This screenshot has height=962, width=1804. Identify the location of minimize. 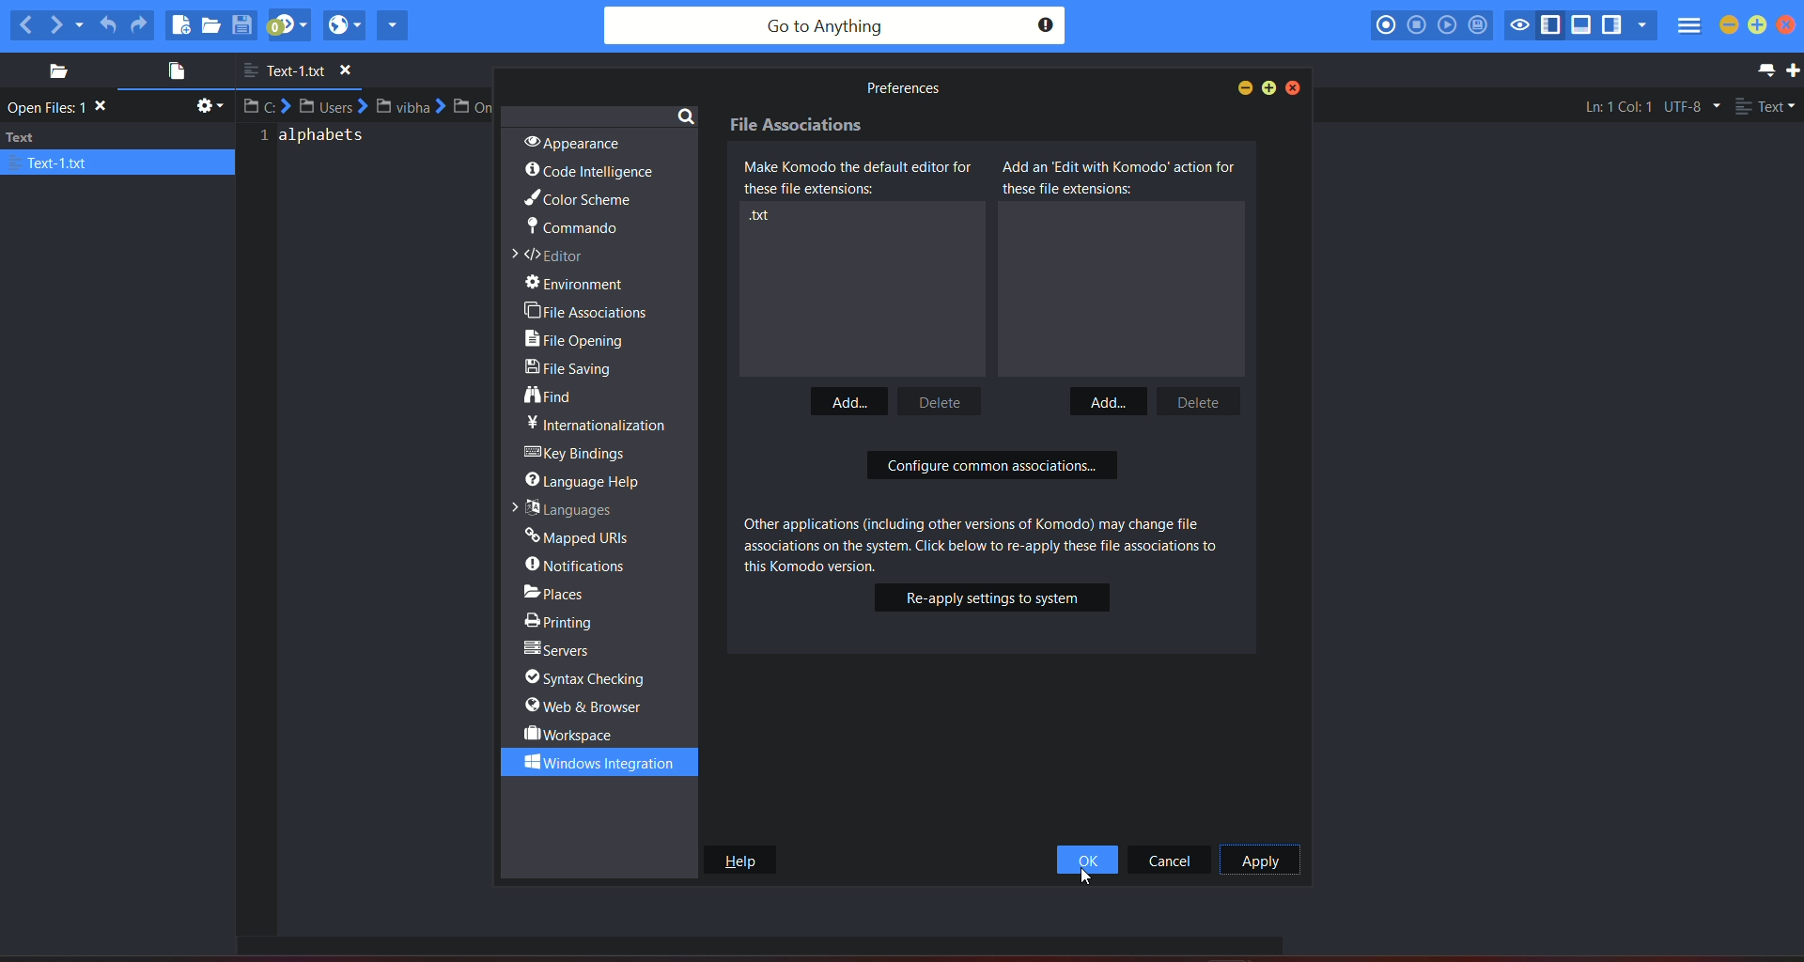
(1241, 87).